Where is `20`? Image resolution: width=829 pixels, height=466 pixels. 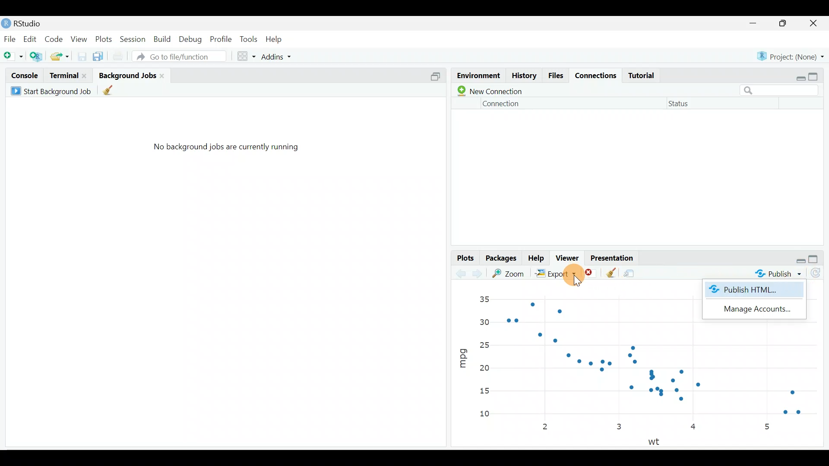 20 is located at coordinates (484, 368).